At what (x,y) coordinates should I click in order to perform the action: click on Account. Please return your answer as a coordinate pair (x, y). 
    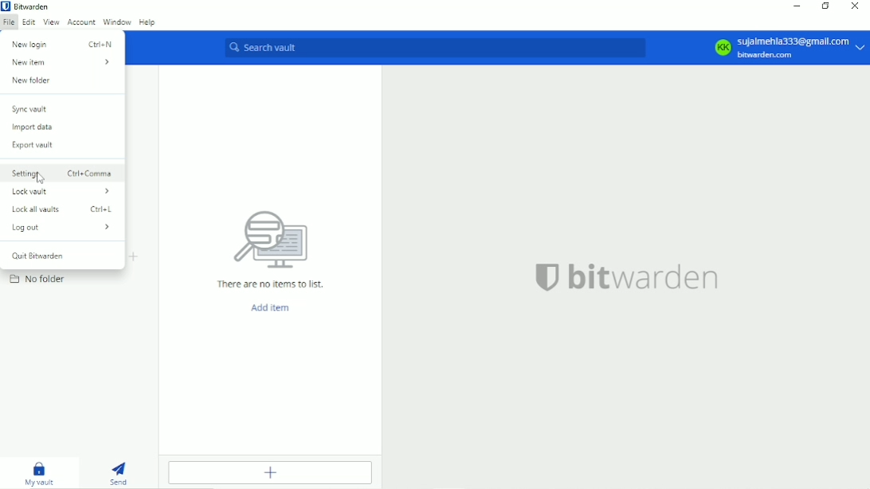
    Looking at the image, I should click on (81, 23).